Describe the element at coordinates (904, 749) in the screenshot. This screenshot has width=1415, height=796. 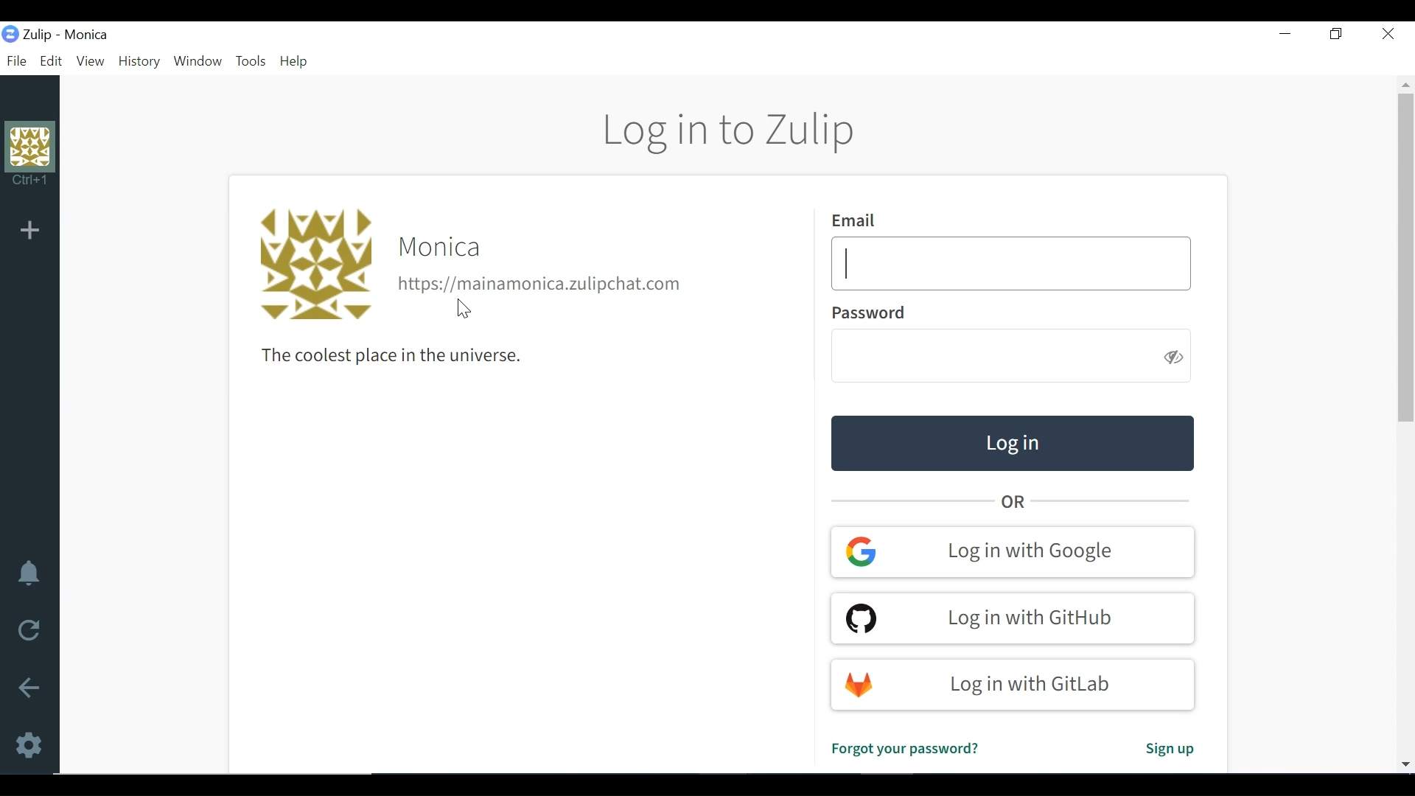
I see `Forgot password` at that location.